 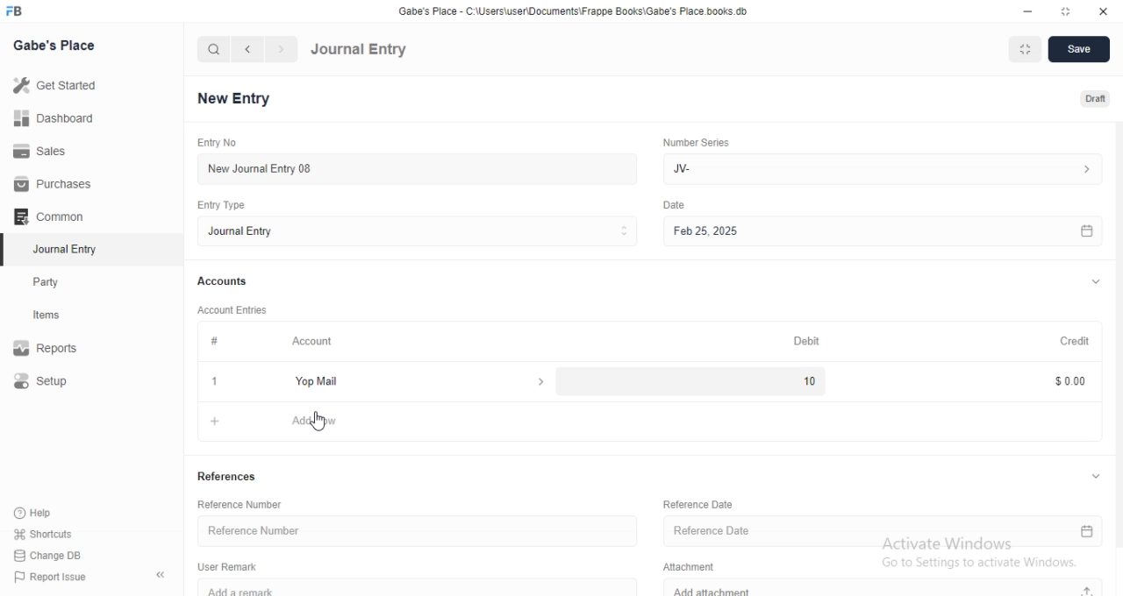 I want to click on #, so click(x=213, y=342).